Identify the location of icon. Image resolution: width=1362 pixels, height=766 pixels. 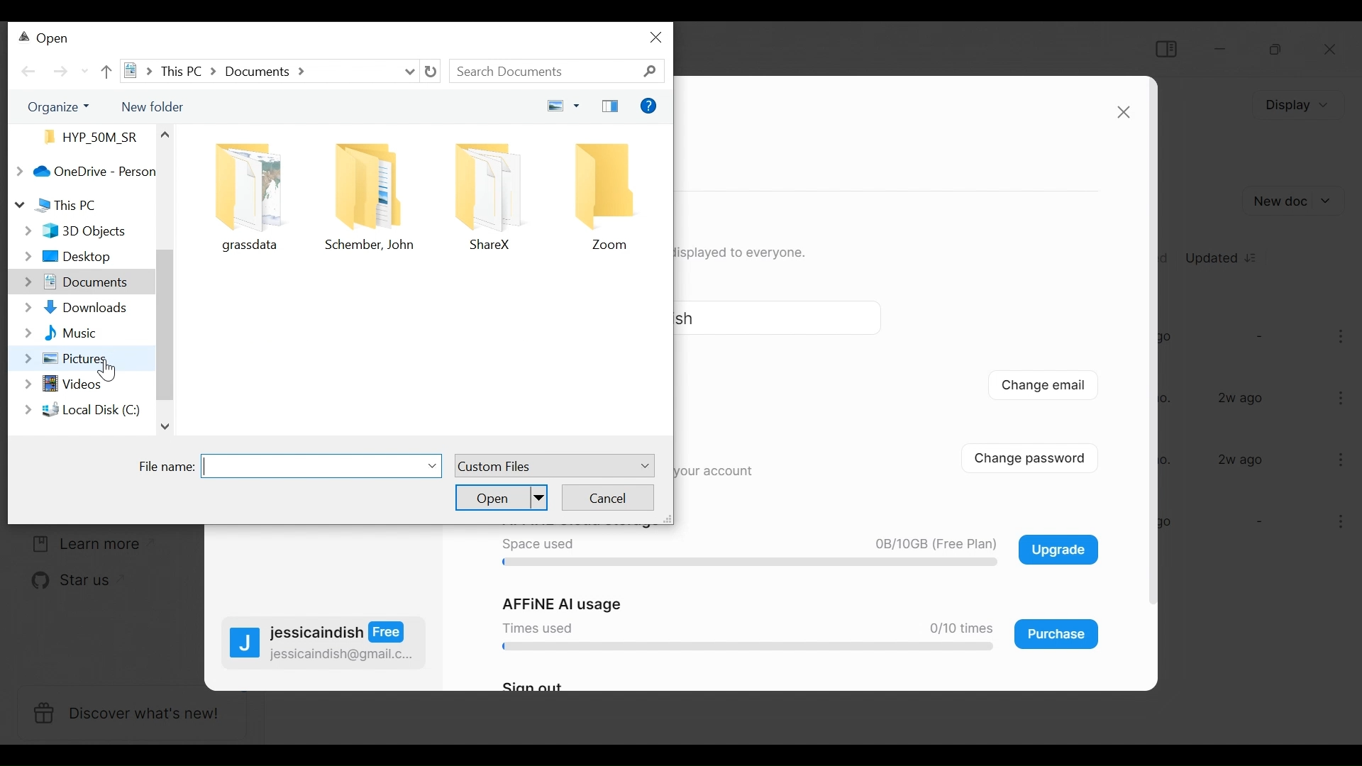
(250, 184).